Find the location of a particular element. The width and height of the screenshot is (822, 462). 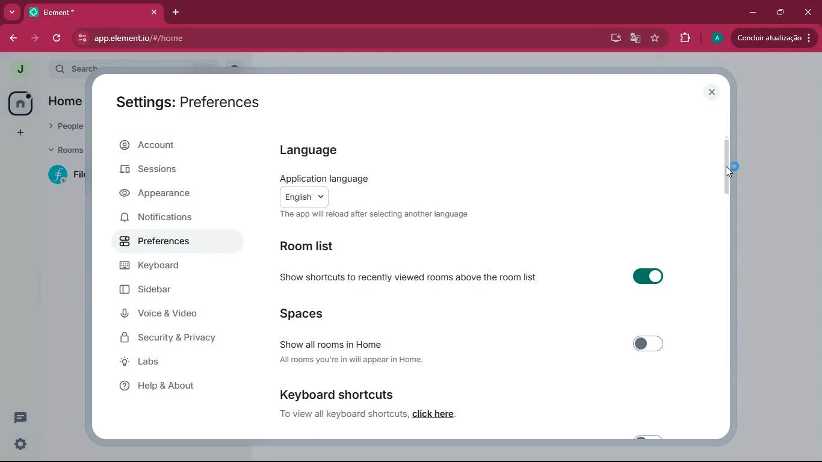

scroll bar  is located at coordinates (729, 164).